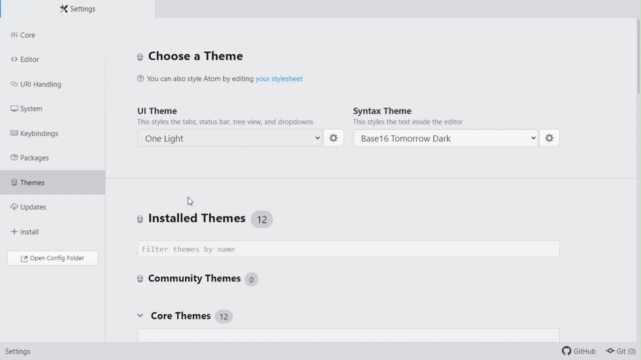  I want to click on Install, so click(28, 232).